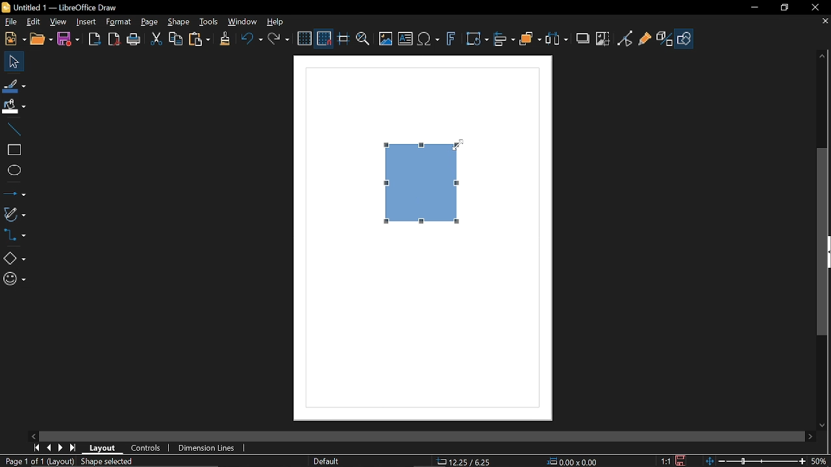 Image resolution: width=831 pixels, height=467 pixels. Describe the element at coordinates (783, 8) in the screenshot. I see `Restore down` at that location.